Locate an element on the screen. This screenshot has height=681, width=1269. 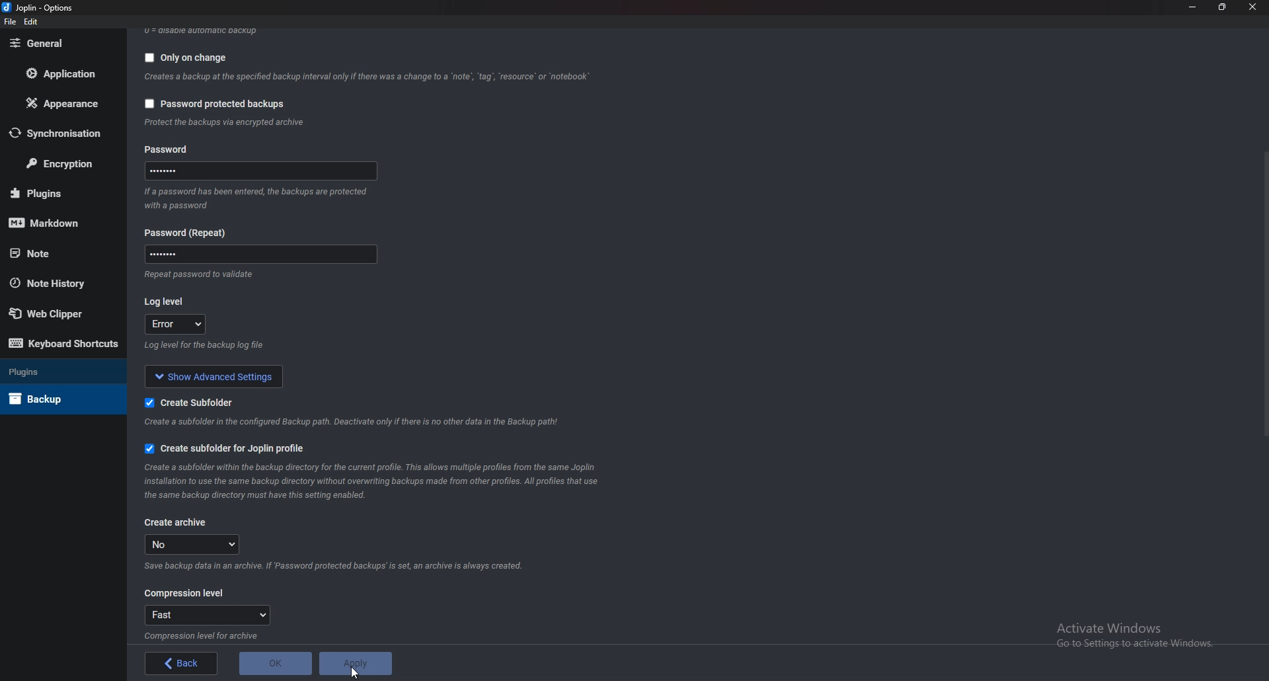
Appearance is located at coordinates (62, 104).